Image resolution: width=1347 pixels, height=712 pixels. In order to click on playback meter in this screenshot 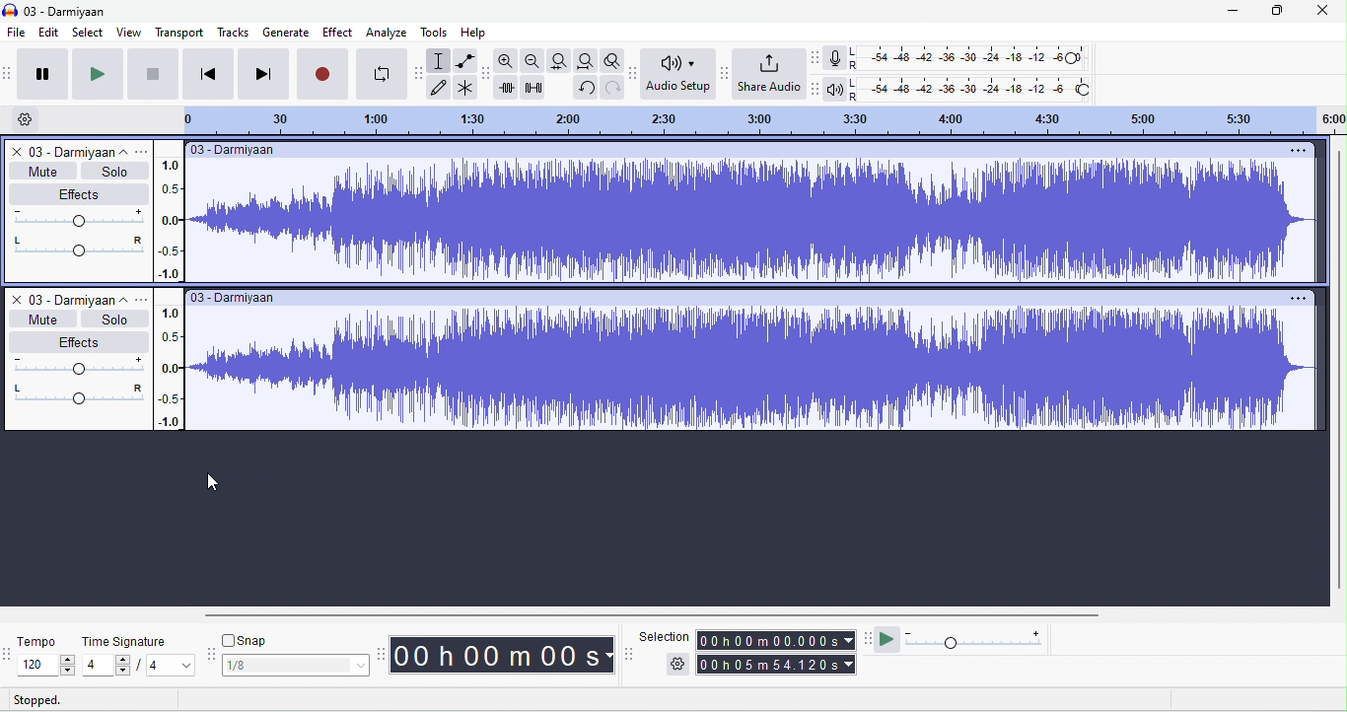, I will do `click(834, 89)`.